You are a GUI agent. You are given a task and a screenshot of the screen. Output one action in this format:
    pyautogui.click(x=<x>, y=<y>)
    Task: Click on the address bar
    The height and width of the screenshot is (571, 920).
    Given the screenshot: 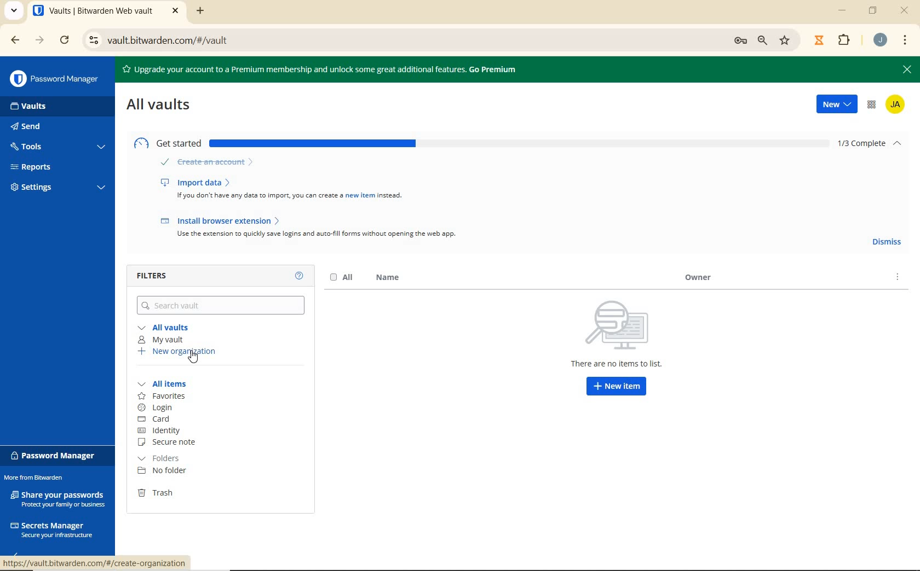 What is the action you would take?
    pyautogui.click(x=398, y=41)
    